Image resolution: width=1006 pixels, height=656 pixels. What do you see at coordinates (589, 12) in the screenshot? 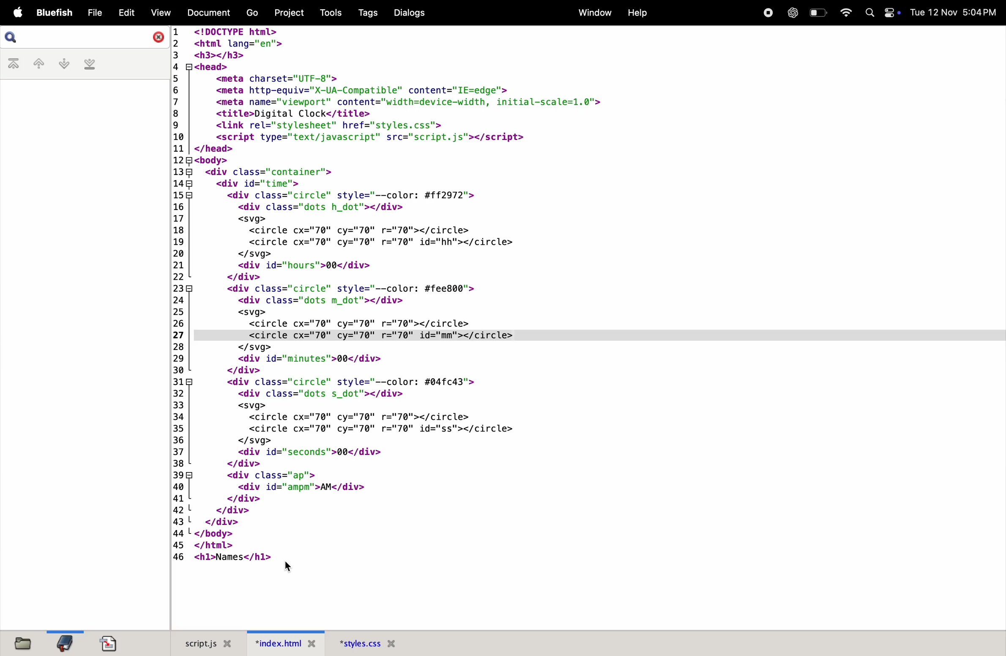
I see `window` at bounding box center [589, 12].